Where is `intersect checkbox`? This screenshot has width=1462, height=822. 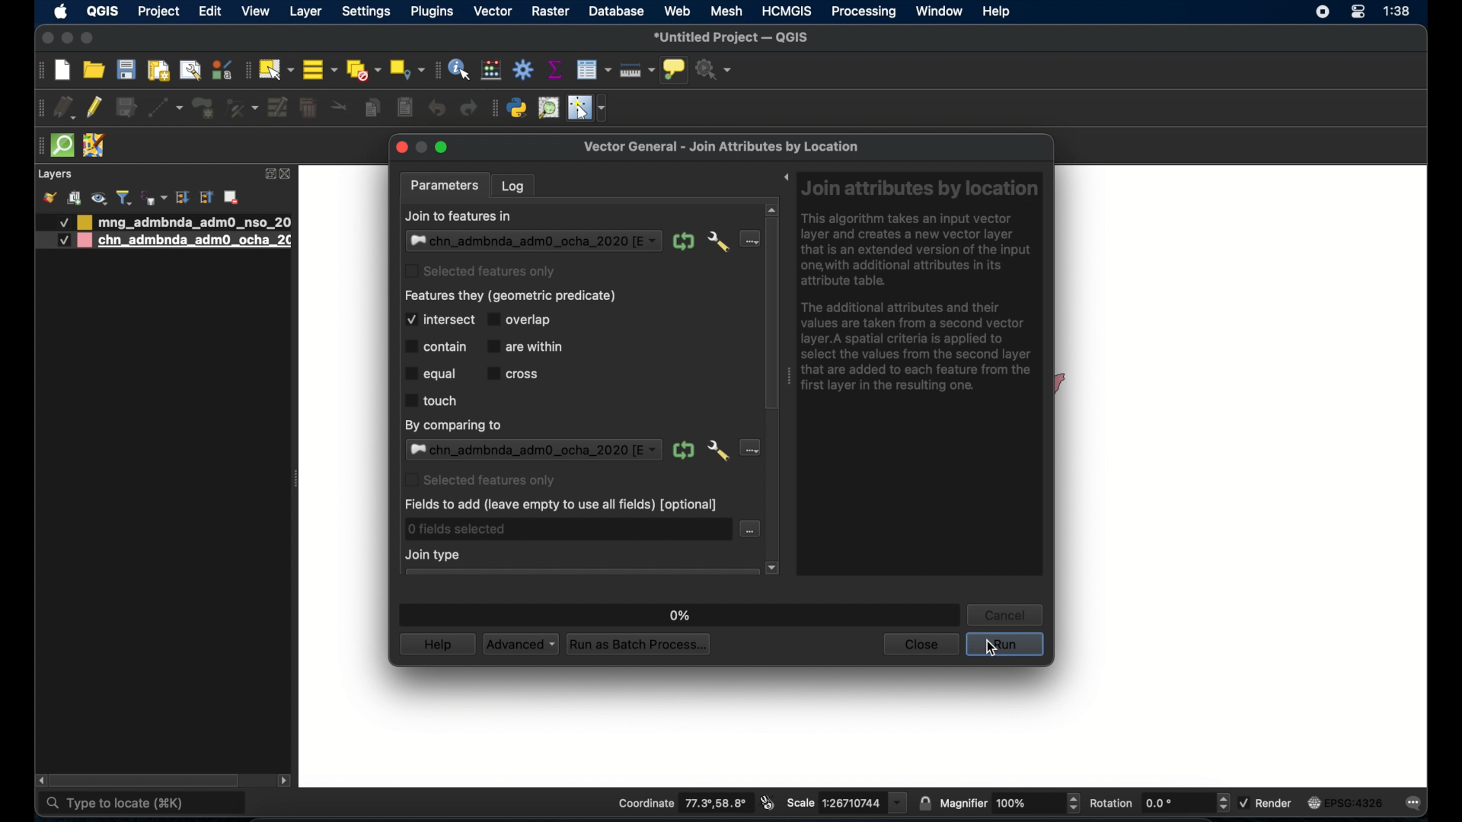
intersect checkbox is located at coordinates (439, 320).